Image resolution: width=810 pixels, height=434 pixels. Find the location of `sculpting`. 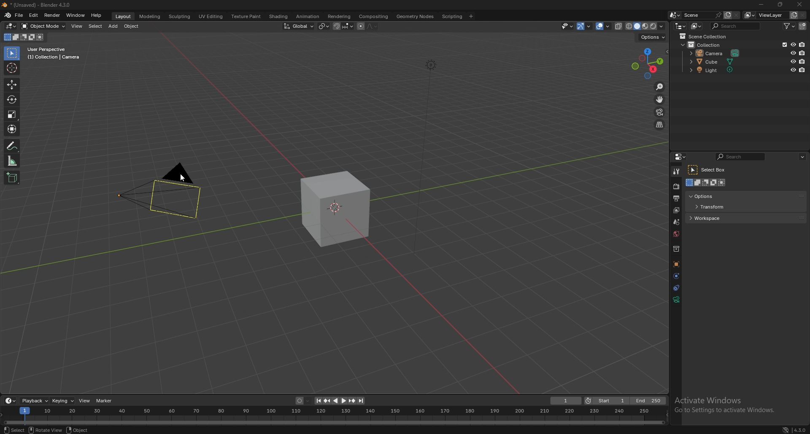

sculpting is located at coordinates (179, 17).